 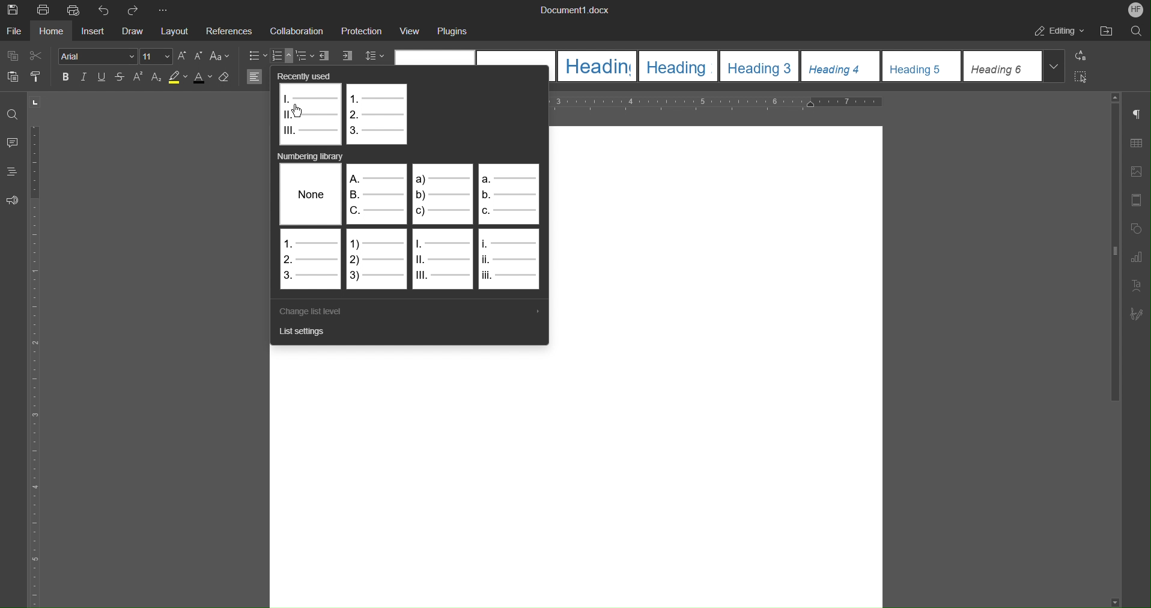 What do you see at coordinates (311, 156) in the screenshot?
I see `Numbering library` at bounding box center [311, 156].